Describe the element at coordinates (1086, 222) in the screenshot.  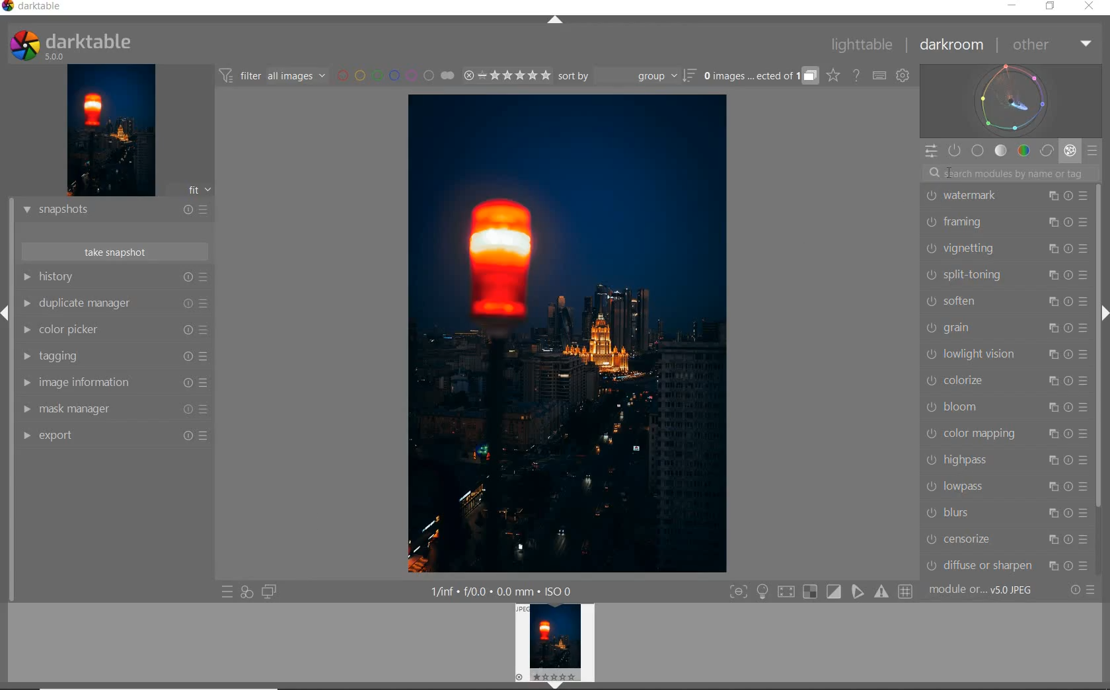
I see `Preset and reset` at that location.